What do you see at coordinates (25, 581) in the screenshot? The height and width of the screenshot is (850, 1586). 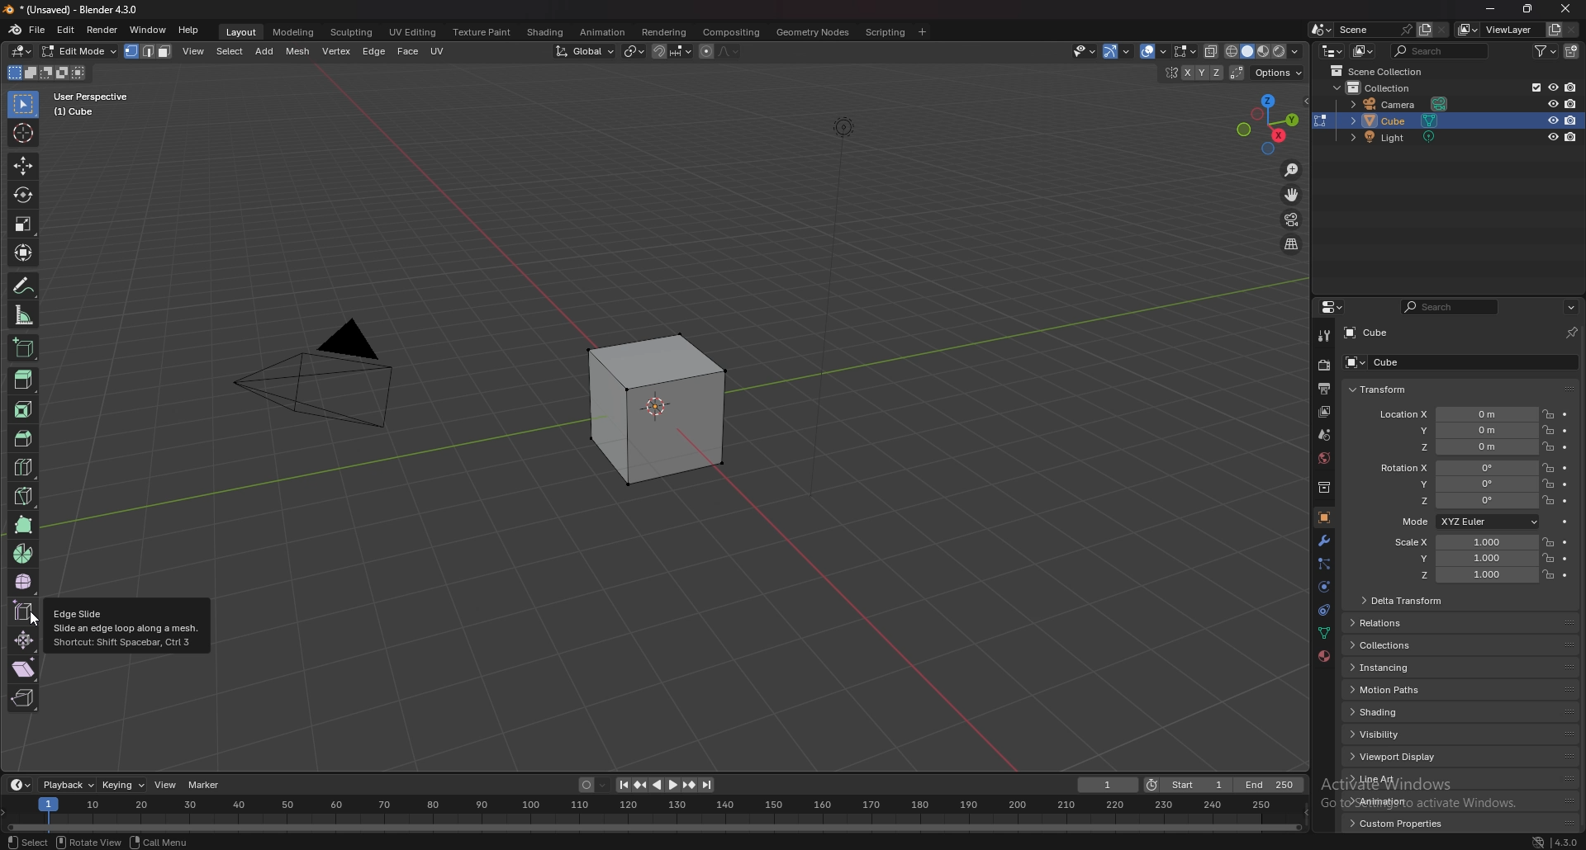 I see `smooth` at bounding box center [25, 581].